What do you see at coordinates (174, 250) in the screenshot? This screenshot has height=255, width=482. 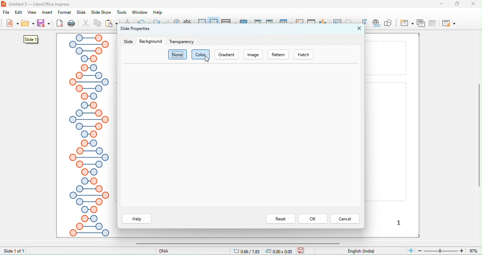 I see `DNA` at bounding box center [174, 250].